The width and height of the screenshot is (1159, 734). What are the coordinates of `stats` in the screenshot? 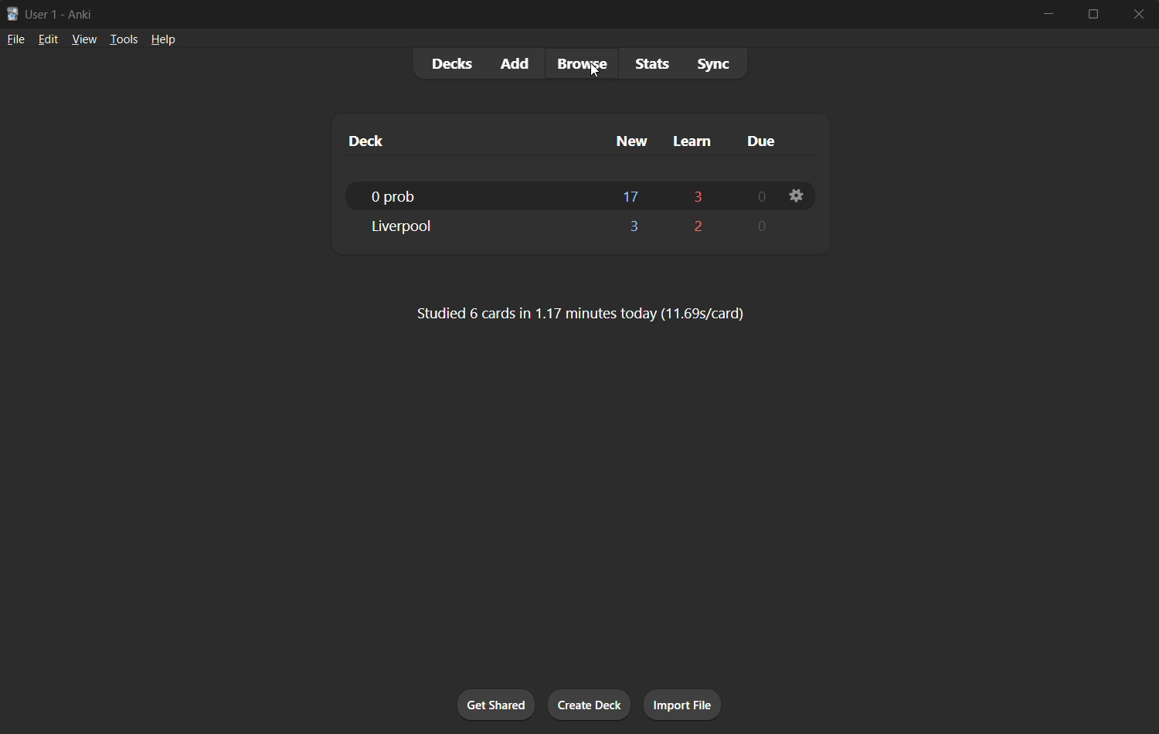 It's located at (654, 63).